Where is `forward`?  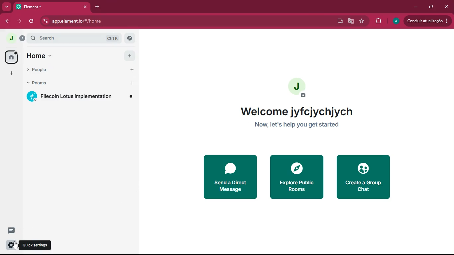
forward is located at coordinates (19, 21).